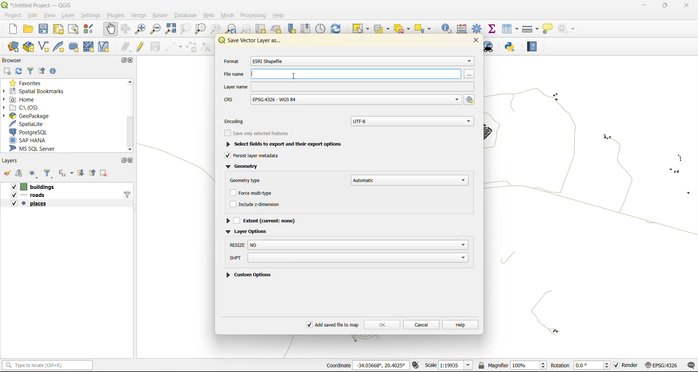  I want to click on Extent, so click(265, 220).